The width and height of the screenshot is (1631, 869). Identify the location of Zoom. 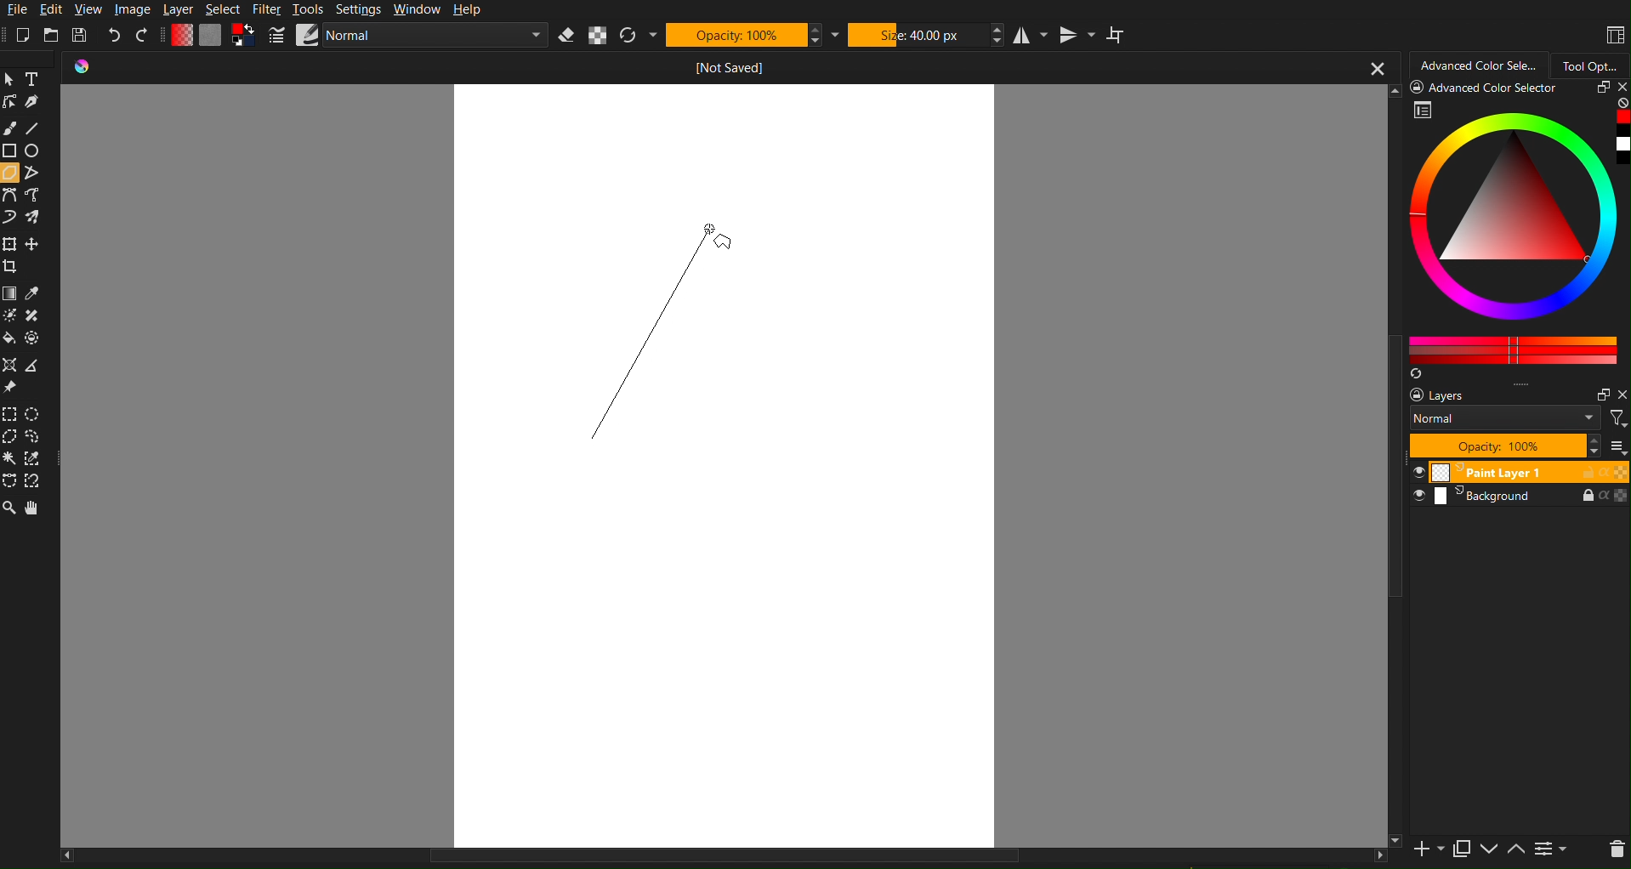
(11, 507).